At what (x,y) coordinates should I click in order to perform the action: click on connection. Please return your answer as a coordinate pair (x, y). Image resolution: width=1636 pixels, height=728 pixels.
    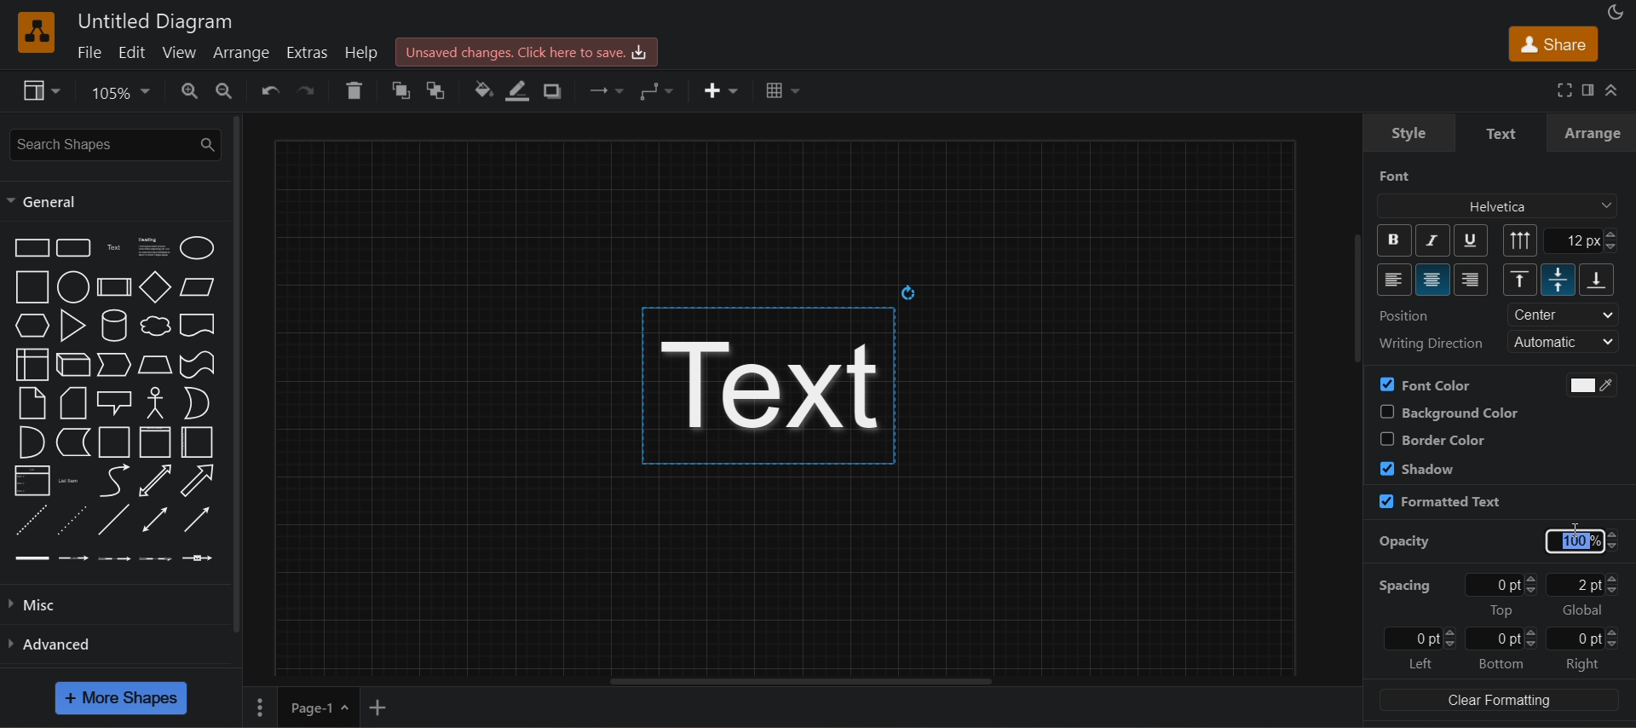
    Looking at the image, I should click on (603, 88).